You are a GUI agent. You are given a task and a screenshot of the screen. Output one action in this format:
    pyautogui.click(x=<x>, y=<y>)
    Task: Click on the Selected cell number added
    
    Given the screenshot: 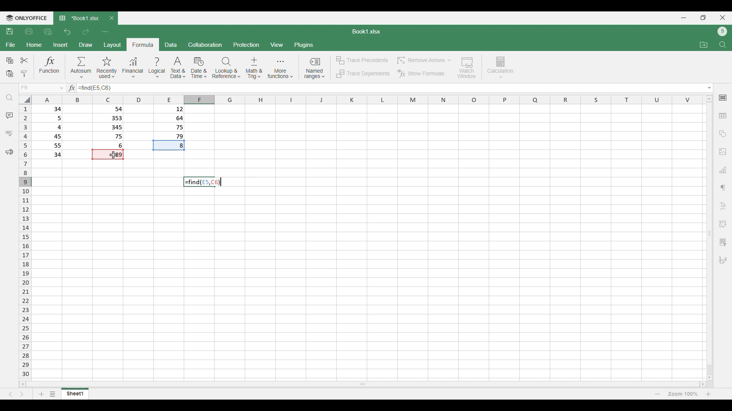 What is the action you would take?
    pyautogui.click(x=96, y=88)
    